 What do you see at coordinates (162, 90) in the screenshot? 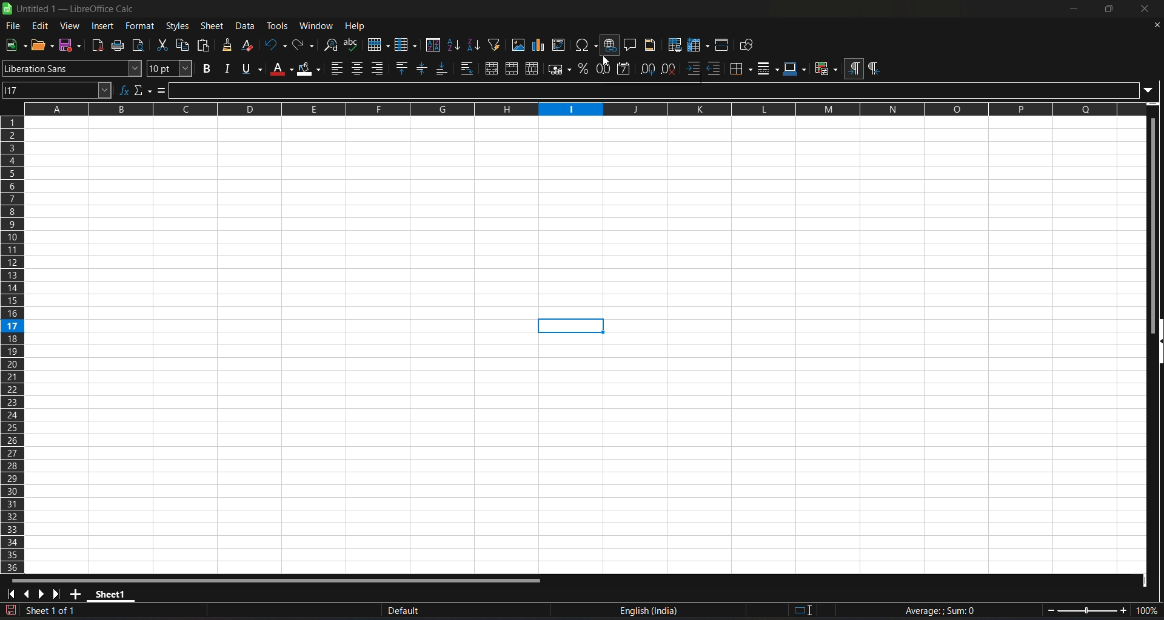
I see `formula` at bounding box center [162, 90].